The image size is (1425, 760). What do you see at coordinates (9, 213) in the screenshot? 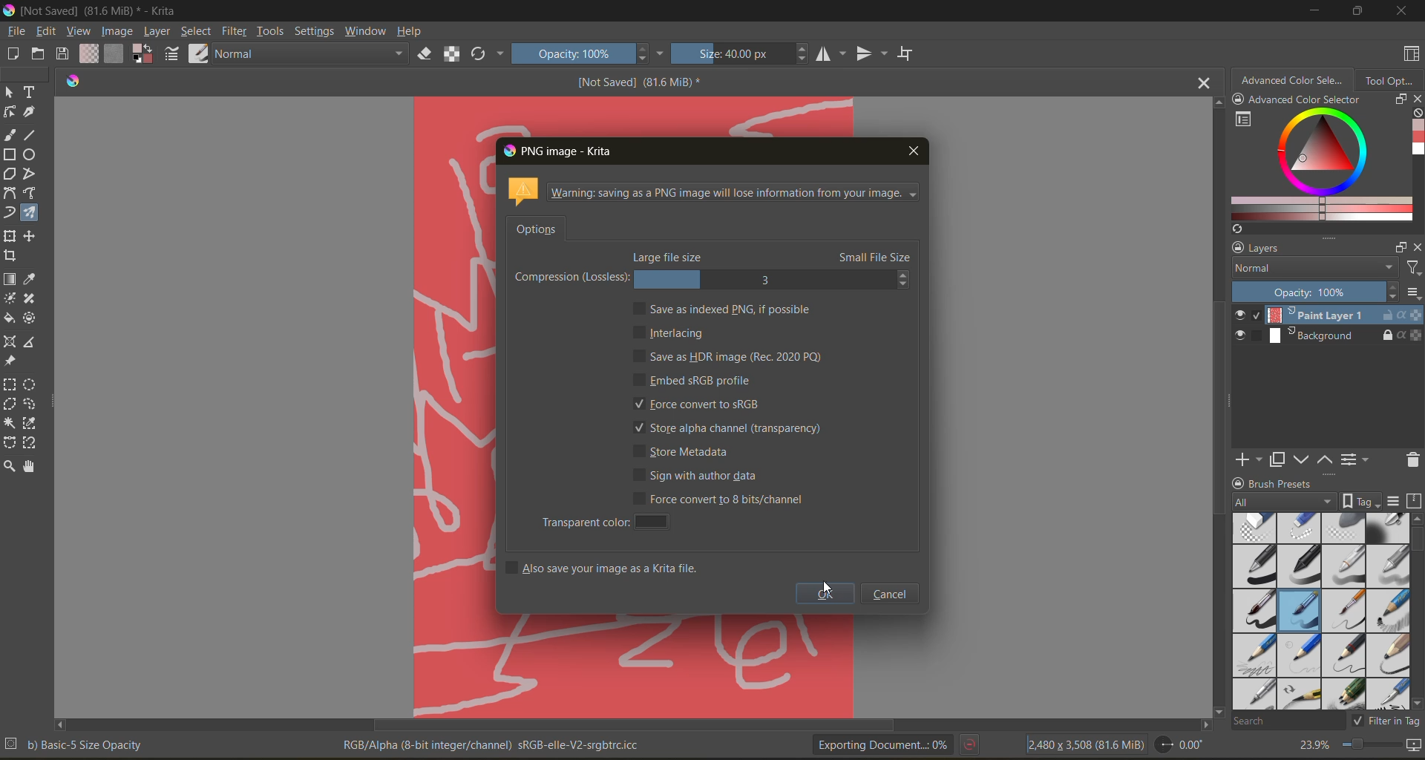
I see `tool` at bounding box center [9, 213].